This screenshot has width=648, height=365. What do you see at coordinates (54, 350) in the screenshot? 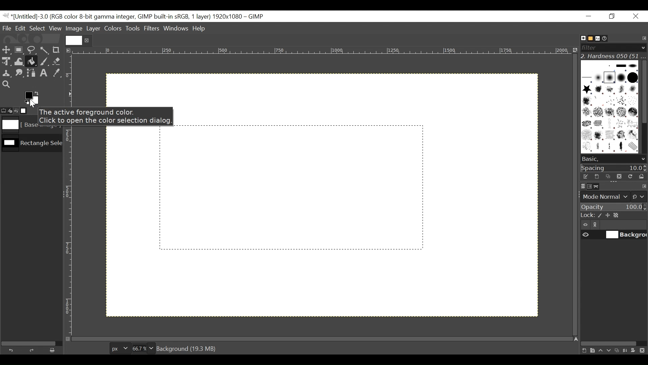
I see `Clear button` at bounding box center [54, 350].